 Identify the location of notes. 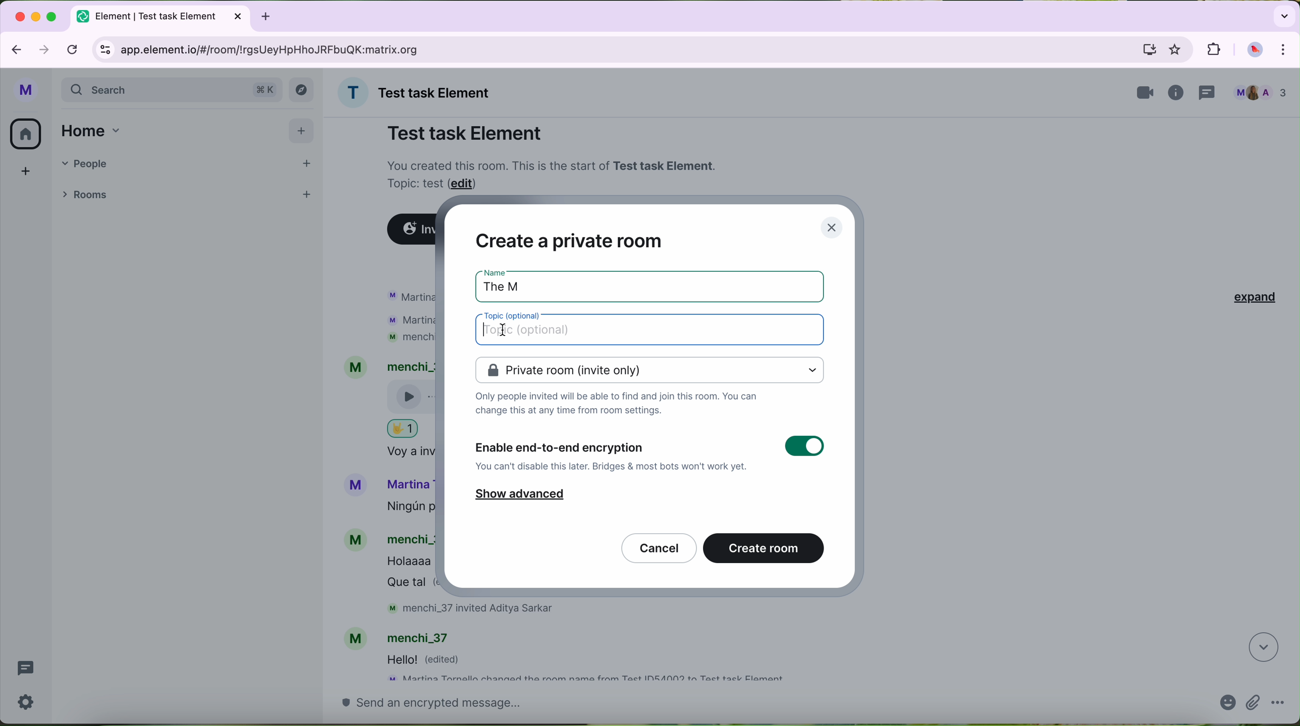
(617, 407).